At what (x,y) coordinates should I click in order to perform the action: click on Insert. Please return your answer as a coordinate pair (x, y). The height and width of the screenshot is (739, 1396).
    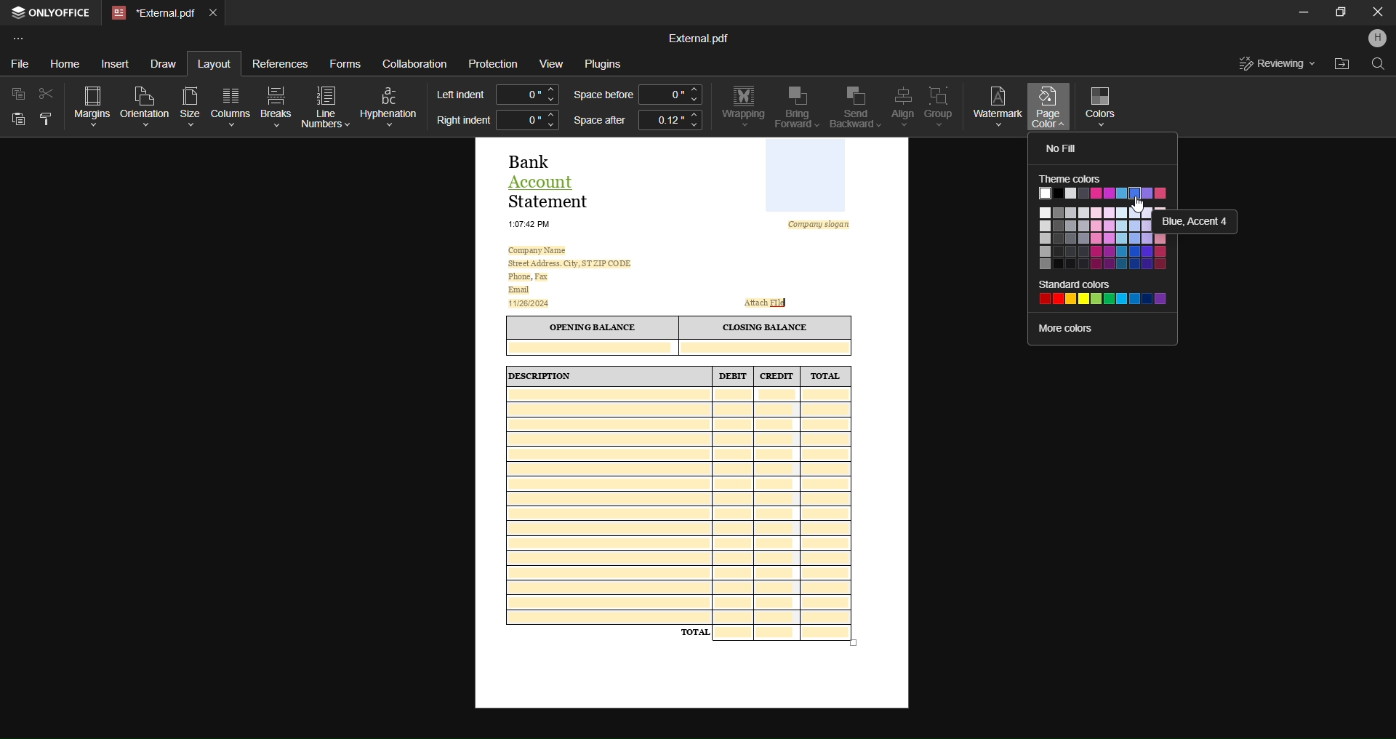
    Looking at the image, I should click on (119, 63).